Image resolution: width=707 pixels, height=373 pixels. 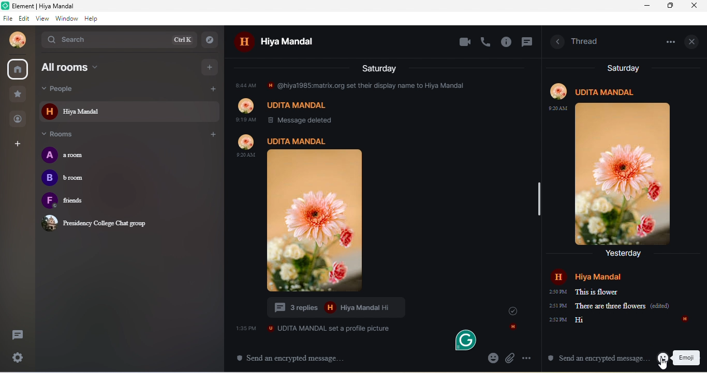 I want to click on account, so click(x=17, y=40).